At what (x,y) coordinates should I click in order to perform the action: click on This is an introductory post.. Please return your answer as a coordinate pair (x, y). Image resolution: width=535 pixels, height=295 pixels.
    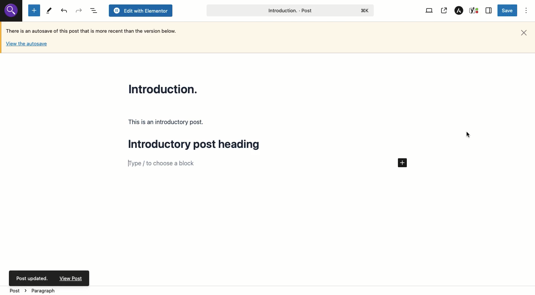
    Looking at the image, I should click on (166, 122).